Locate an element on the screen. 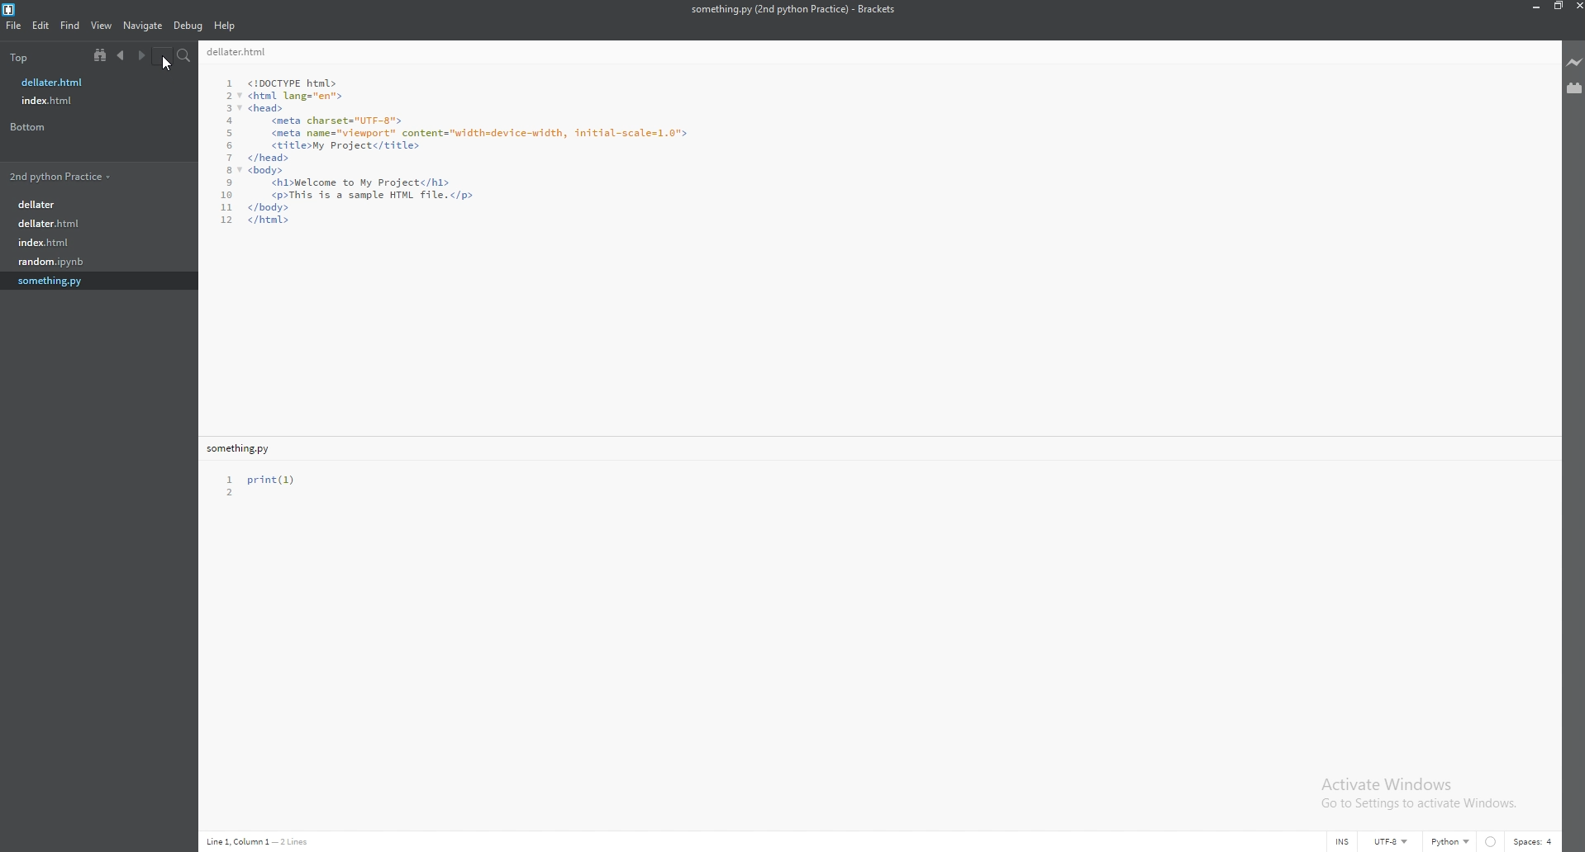 Image resolution: width=1585 pixels, height=852 pixels. Activate Windows
Go to Settings to activate Windows. is located at coordinates (1416, 793).